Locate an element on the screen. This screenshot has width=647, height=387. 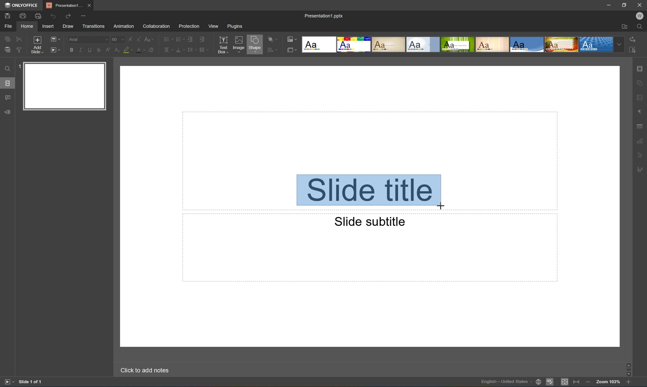
60 is located at coordinates (117, 39).